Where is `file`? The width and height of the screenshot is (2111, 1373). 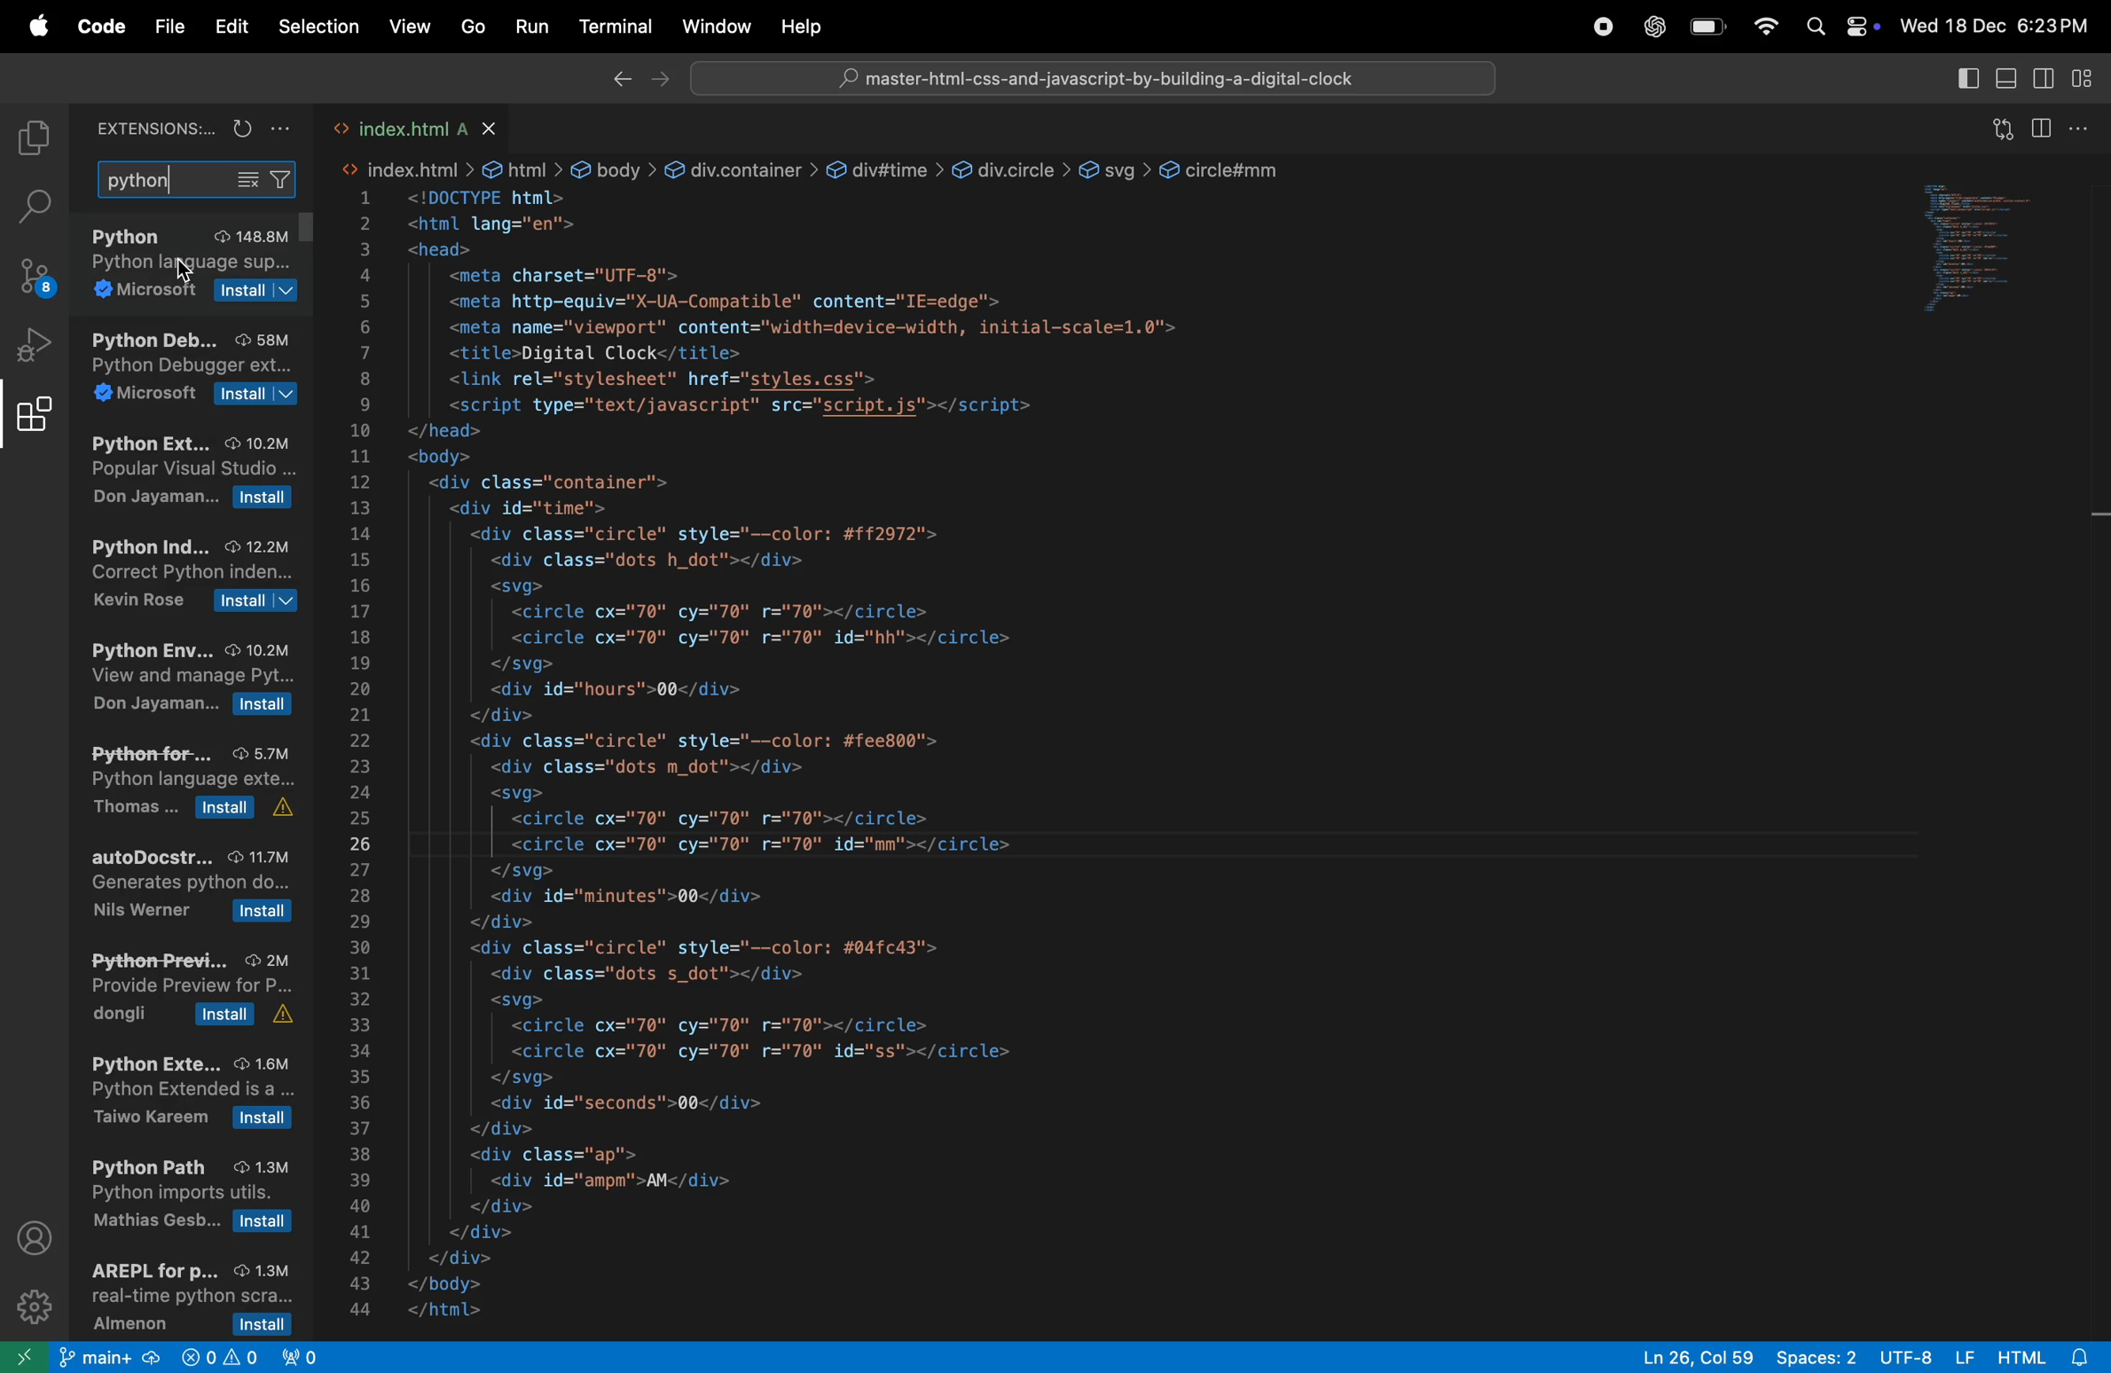
file is located at coordinates (170, 27).